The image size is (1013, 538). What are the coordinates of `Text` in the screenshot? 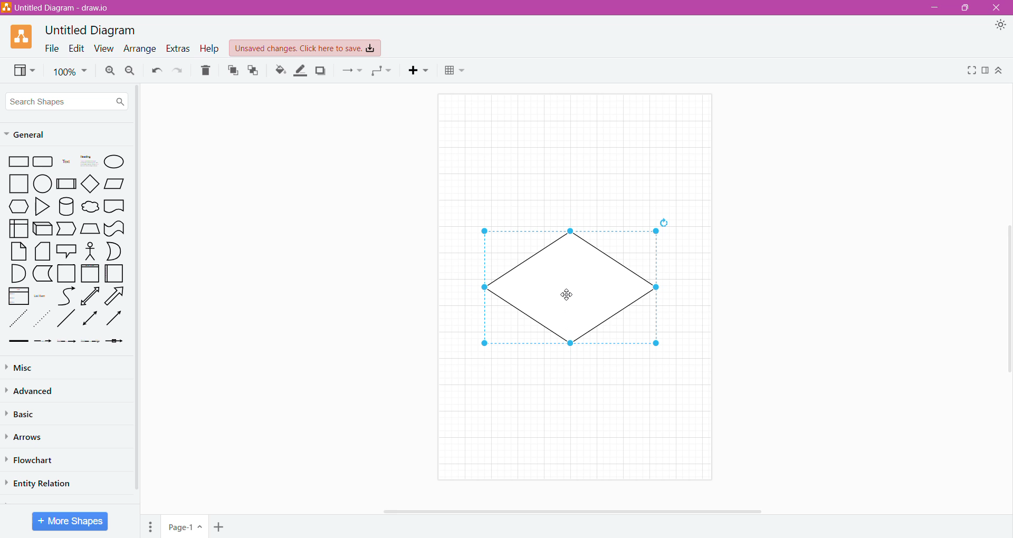 It's located at (66, 162).